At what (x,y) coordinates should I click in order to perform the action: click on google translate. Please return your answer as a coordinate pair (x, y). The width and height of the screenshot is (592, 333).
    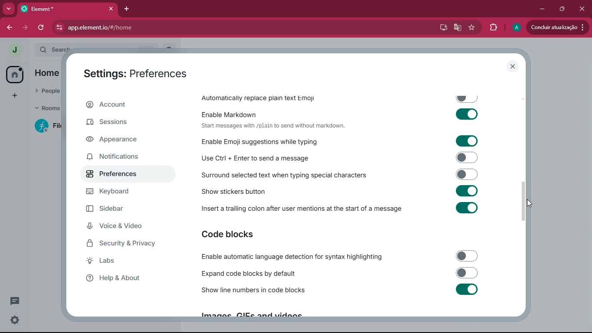
    Looking at the image, I should click on (458, 27).